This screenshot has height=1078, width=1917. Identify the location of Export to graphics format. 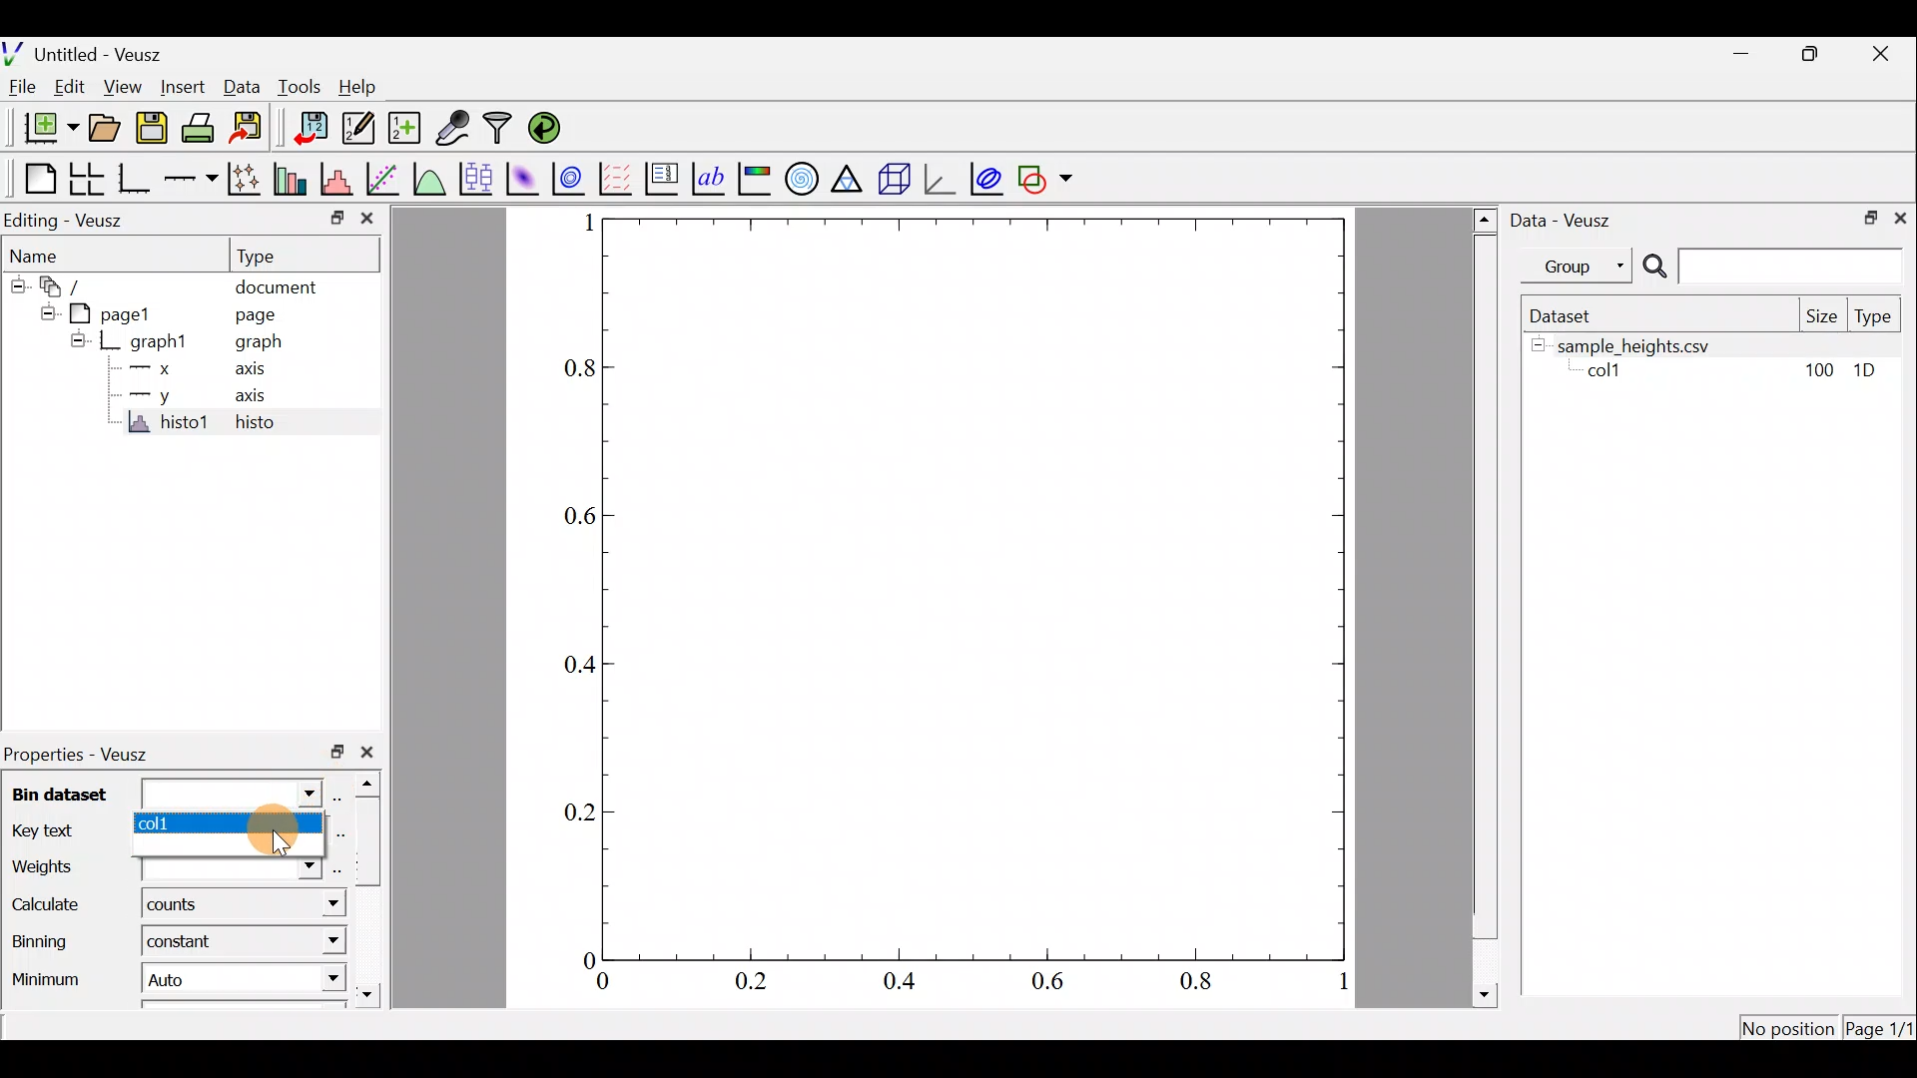
(253, 129).